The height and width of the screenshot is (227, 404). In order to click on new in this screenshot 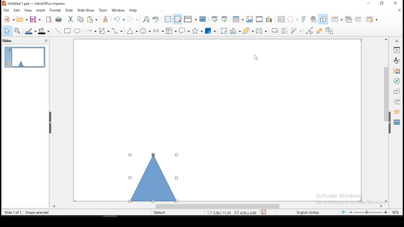, I will do `click(9, 19)`.